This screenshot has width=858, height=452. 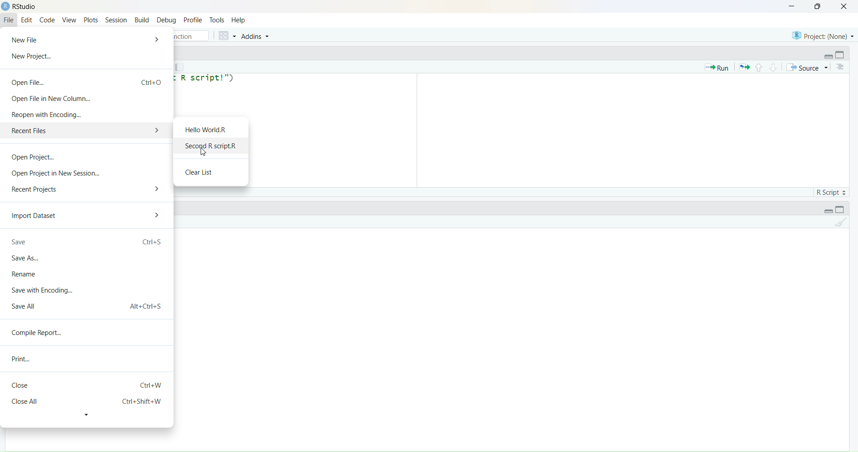 What do you see at coordinates (47, 115) in the screenshot?
I see `Reopen with Encoding..` at bounding box center [47, 115].